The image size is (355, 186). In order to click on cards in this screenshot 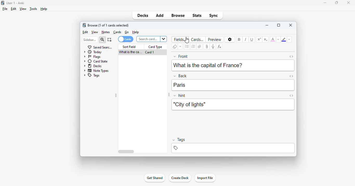, I will do `click(117, 32)`.